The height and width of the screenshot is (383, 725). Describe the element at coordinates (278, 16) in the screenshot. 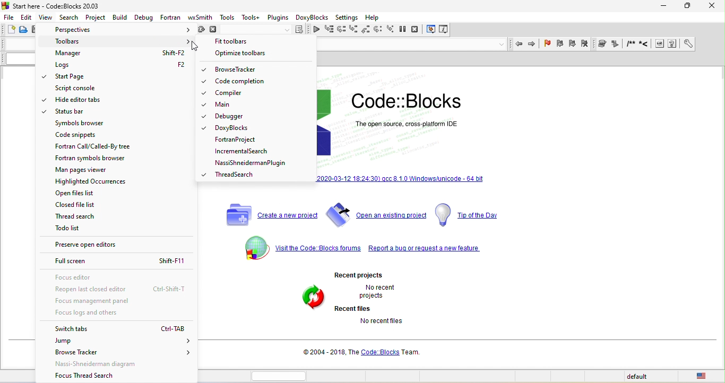

I see `plugins` at that location.